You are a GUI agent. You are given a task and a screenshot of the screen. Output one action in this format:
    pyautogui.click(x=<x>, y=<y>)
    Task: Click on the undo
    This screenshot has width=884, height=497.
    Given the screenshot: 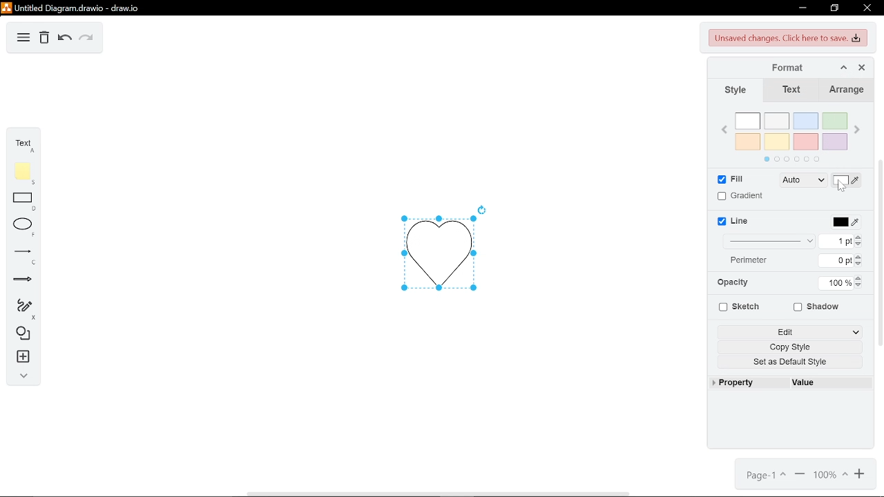 What is the action you would take?
    pyautogui.click(x=64, y=39)
    